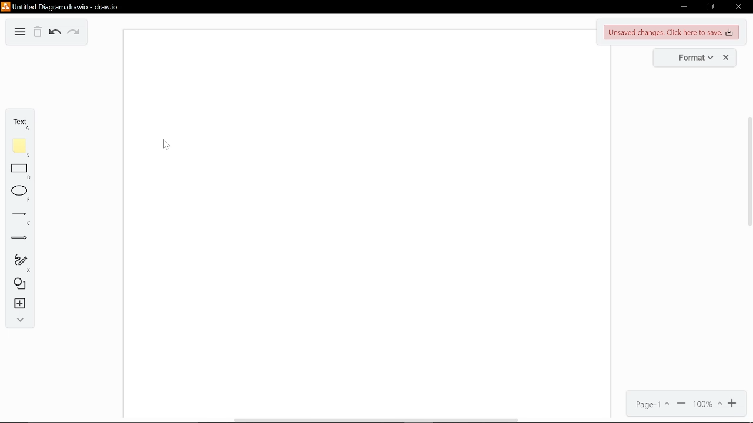 Image resolution: width=753 pixels, height=423 pixels. Describe the element at coordinates (19, 218) in the screenshot. I see `lines` at that location.